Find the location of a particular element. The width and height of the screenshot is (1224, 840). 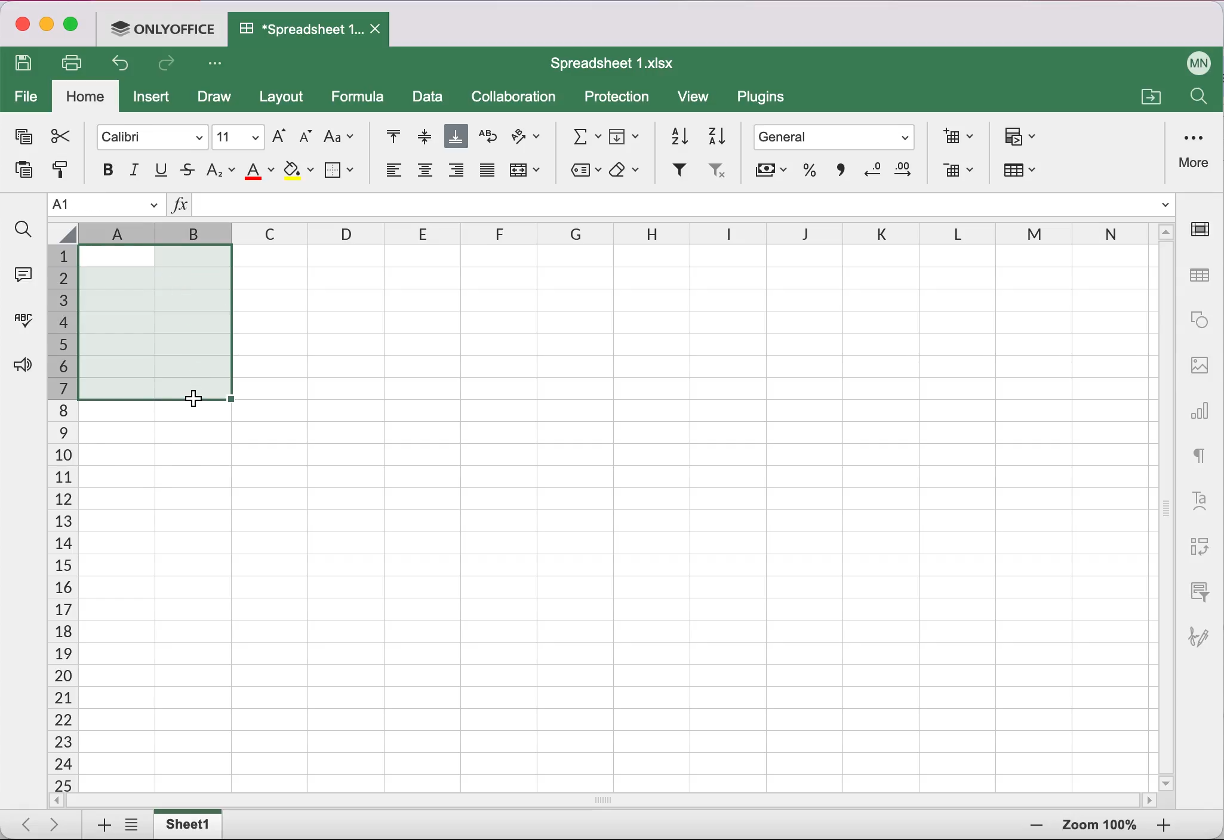

Name manager A1 is located at coordinates (106, 205).